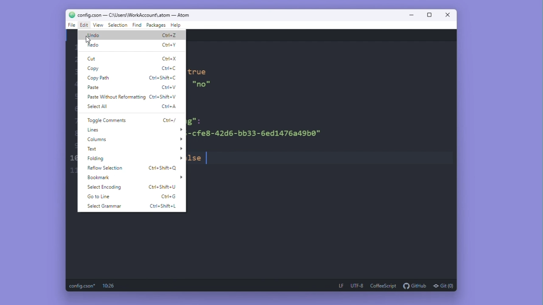 The height and width of the screenshot is (305, 543). What do you see at coordinates (171, 87) in the screenshot?
I see `ctrl+v` at bounding box center [171, 87].